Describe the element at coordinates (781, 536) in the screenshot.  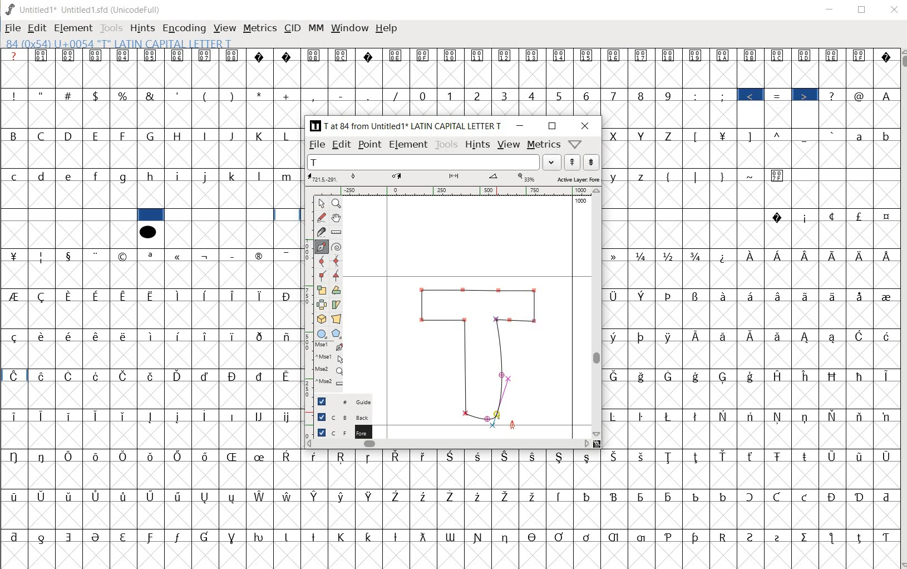
I see `Symbol` at that location.